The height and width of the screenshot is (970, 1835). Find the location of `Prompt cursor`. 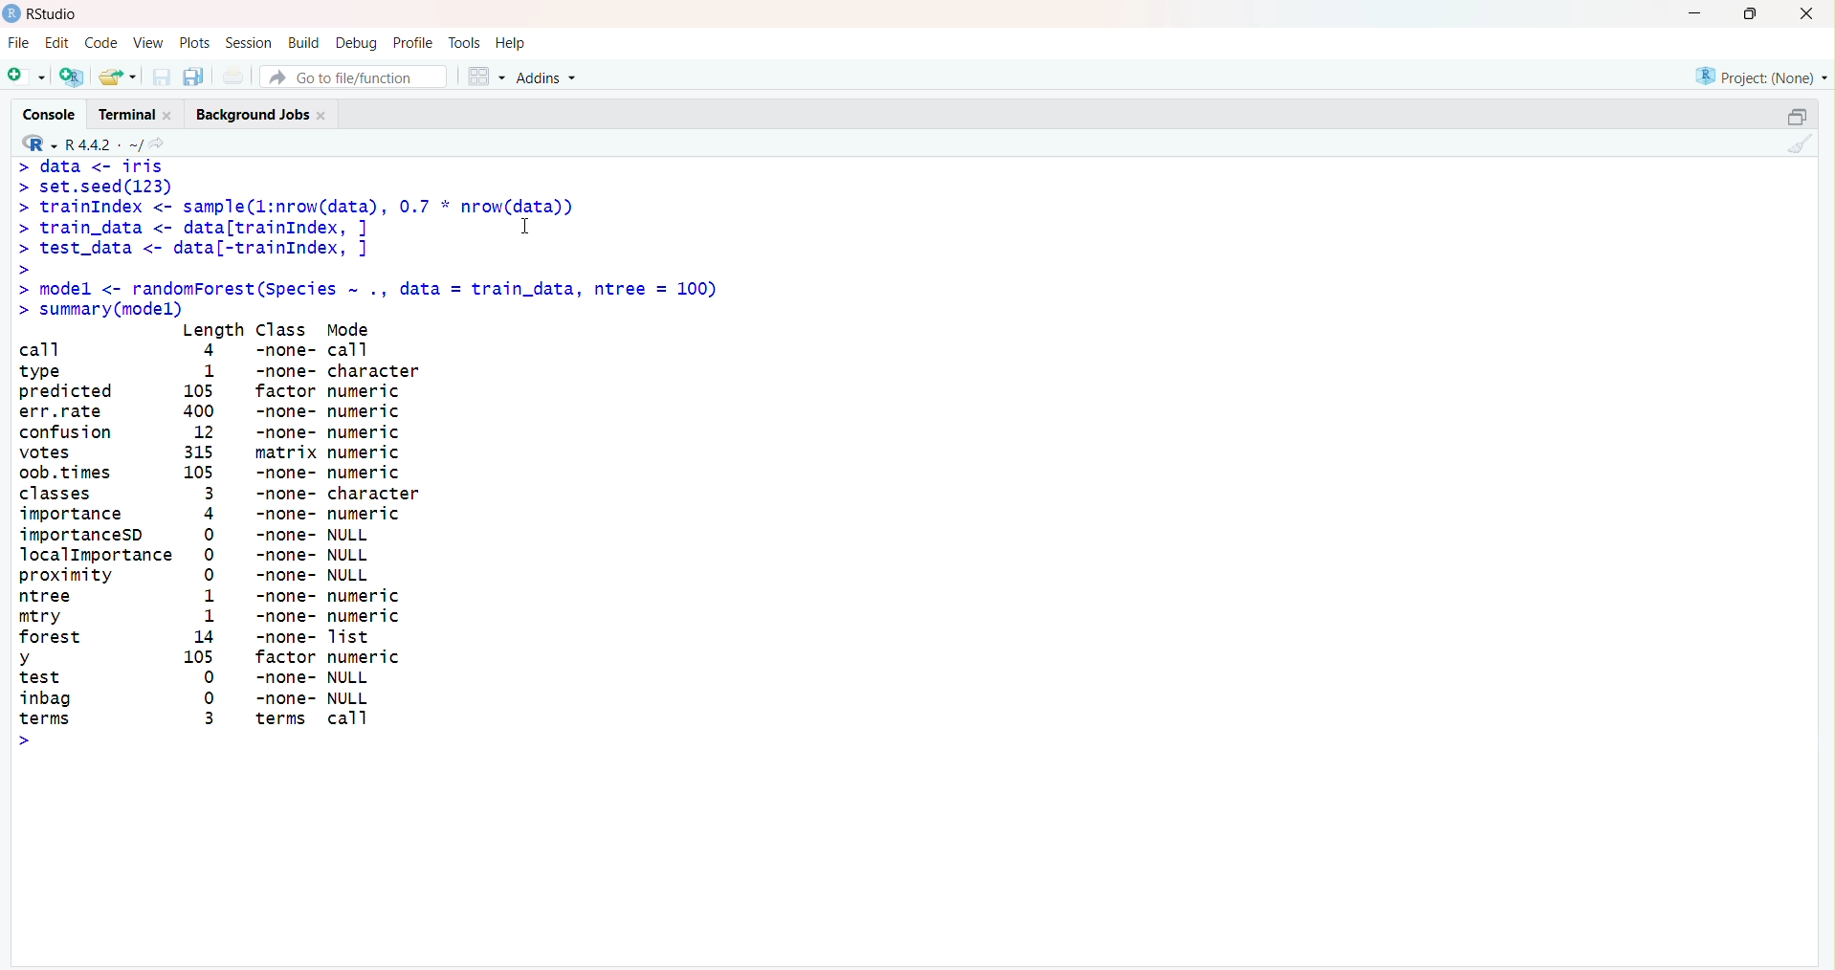

Prompt cursor is located at coordinates (23, 228).